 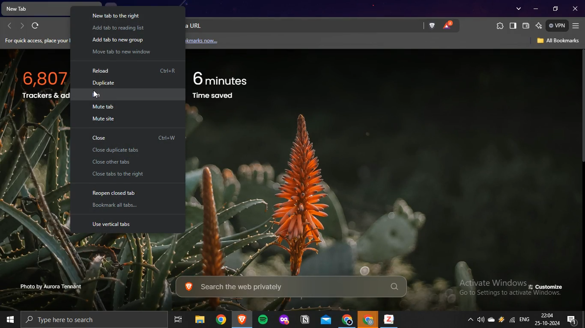 What do you see at coordinates (222, 320) in the screenshot?
I see `google chrome` at bounding box center [222, 320].